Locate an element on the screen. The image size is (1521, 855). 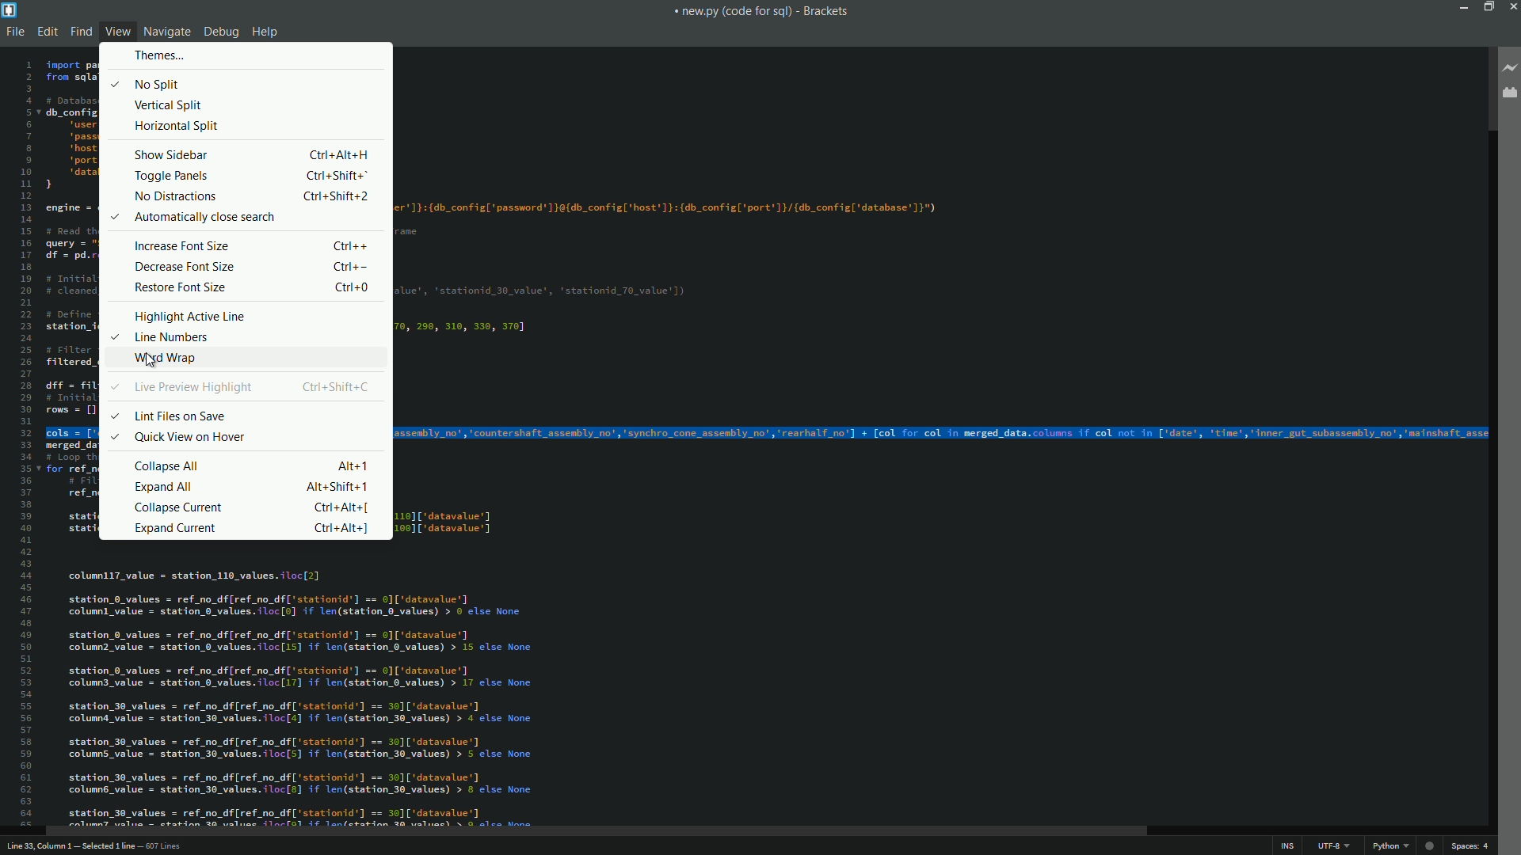
close app is located at coordinates (1511, 6).